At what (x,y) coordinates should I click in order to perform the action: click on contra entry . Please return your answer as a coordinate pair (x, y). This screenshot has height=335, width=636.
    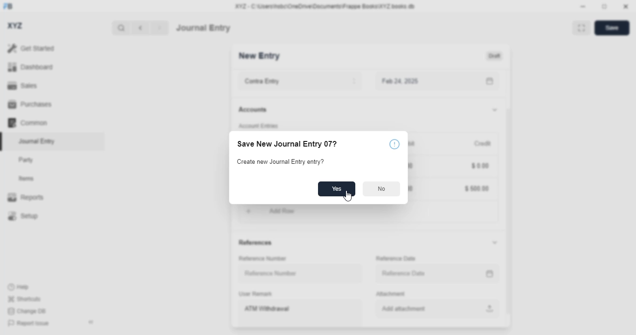
    Looking at the image, I should click on (300, 81).